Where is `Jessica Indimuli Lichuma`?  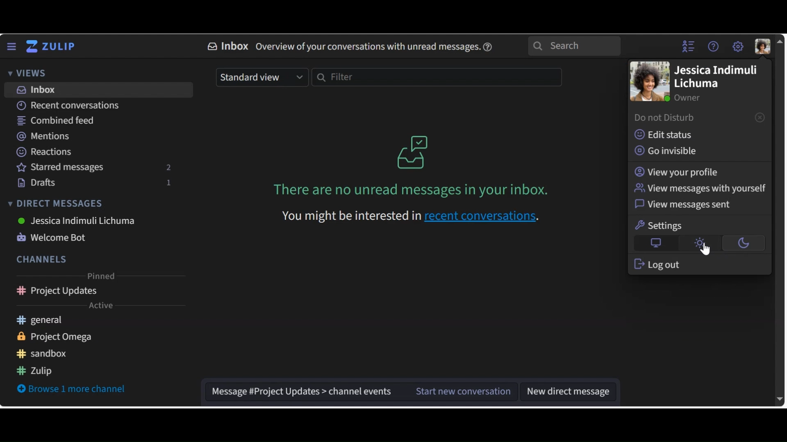 Jessica Indimuli Lichuma is located at coordinates (715, 78).